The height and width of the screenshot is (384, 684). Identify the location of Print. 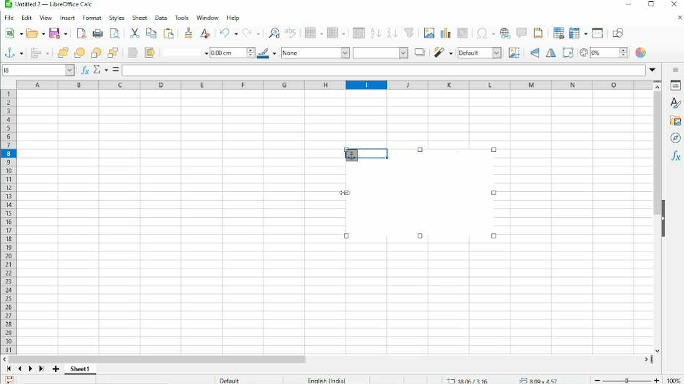
(96, 34).